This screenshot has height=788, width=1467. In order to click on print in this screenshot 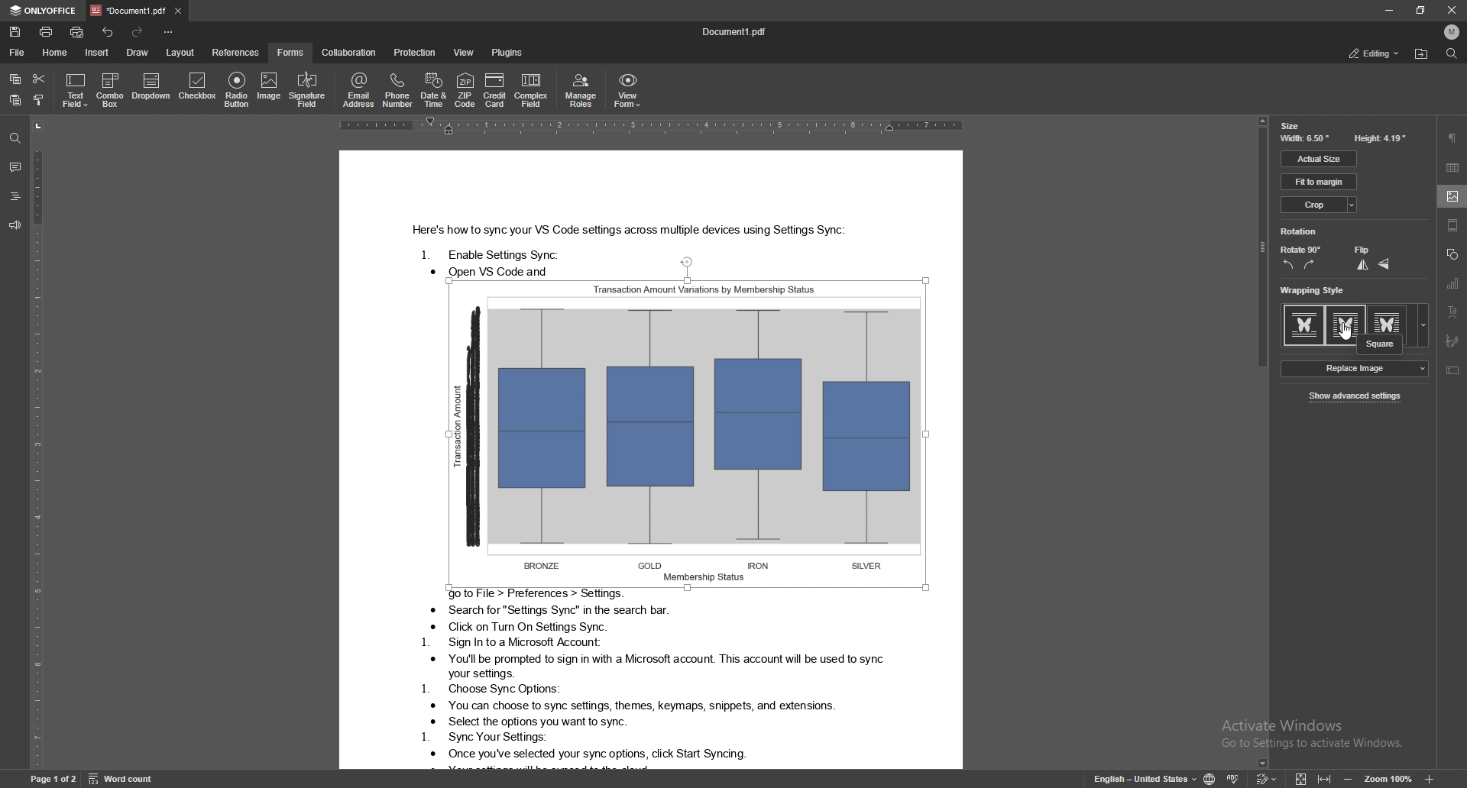, I will do `click(46, 31)`.